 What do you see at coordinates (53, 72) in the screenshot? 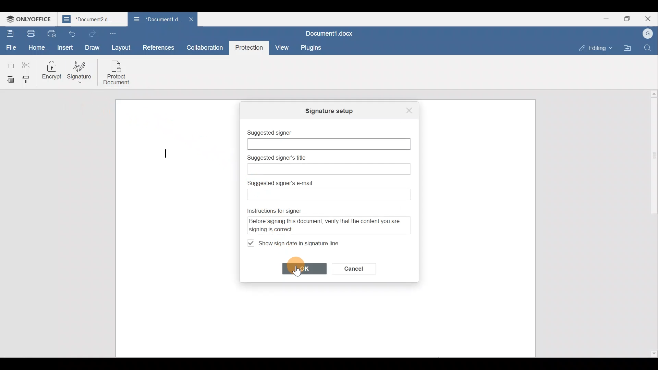
I see `Encrypt` at bounding box center [53, 72].